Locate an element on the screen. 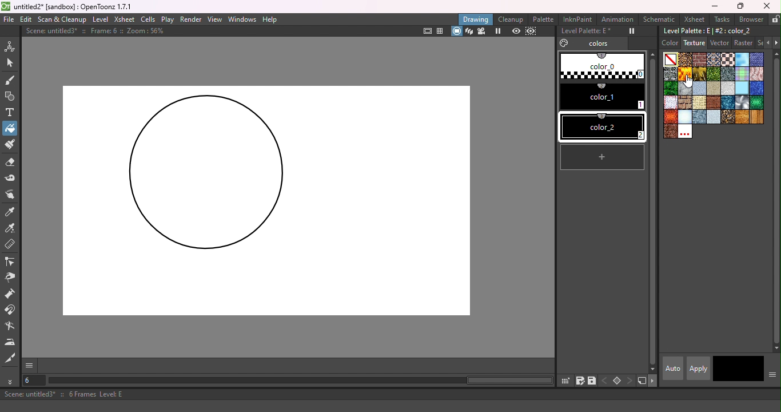 The width and height of the screenshot is (781, 412). return to previous style is located at coordinates (750, 369).